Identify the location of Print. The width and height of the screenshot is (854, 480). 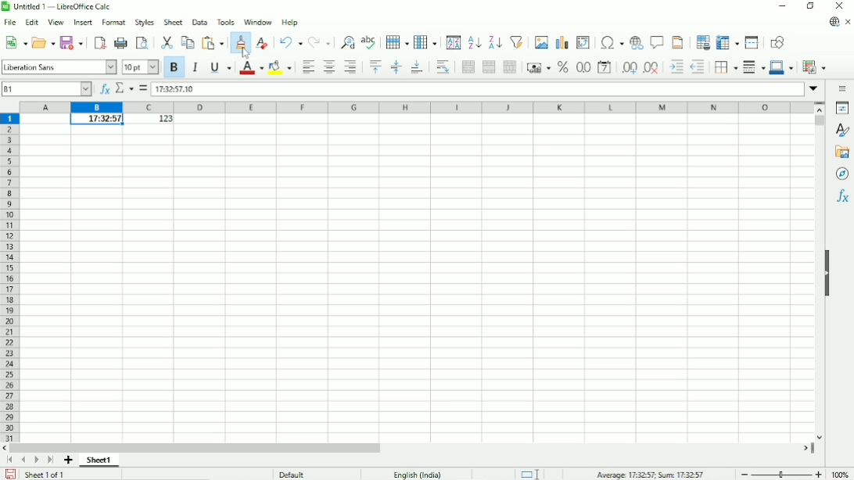
(121, 42).